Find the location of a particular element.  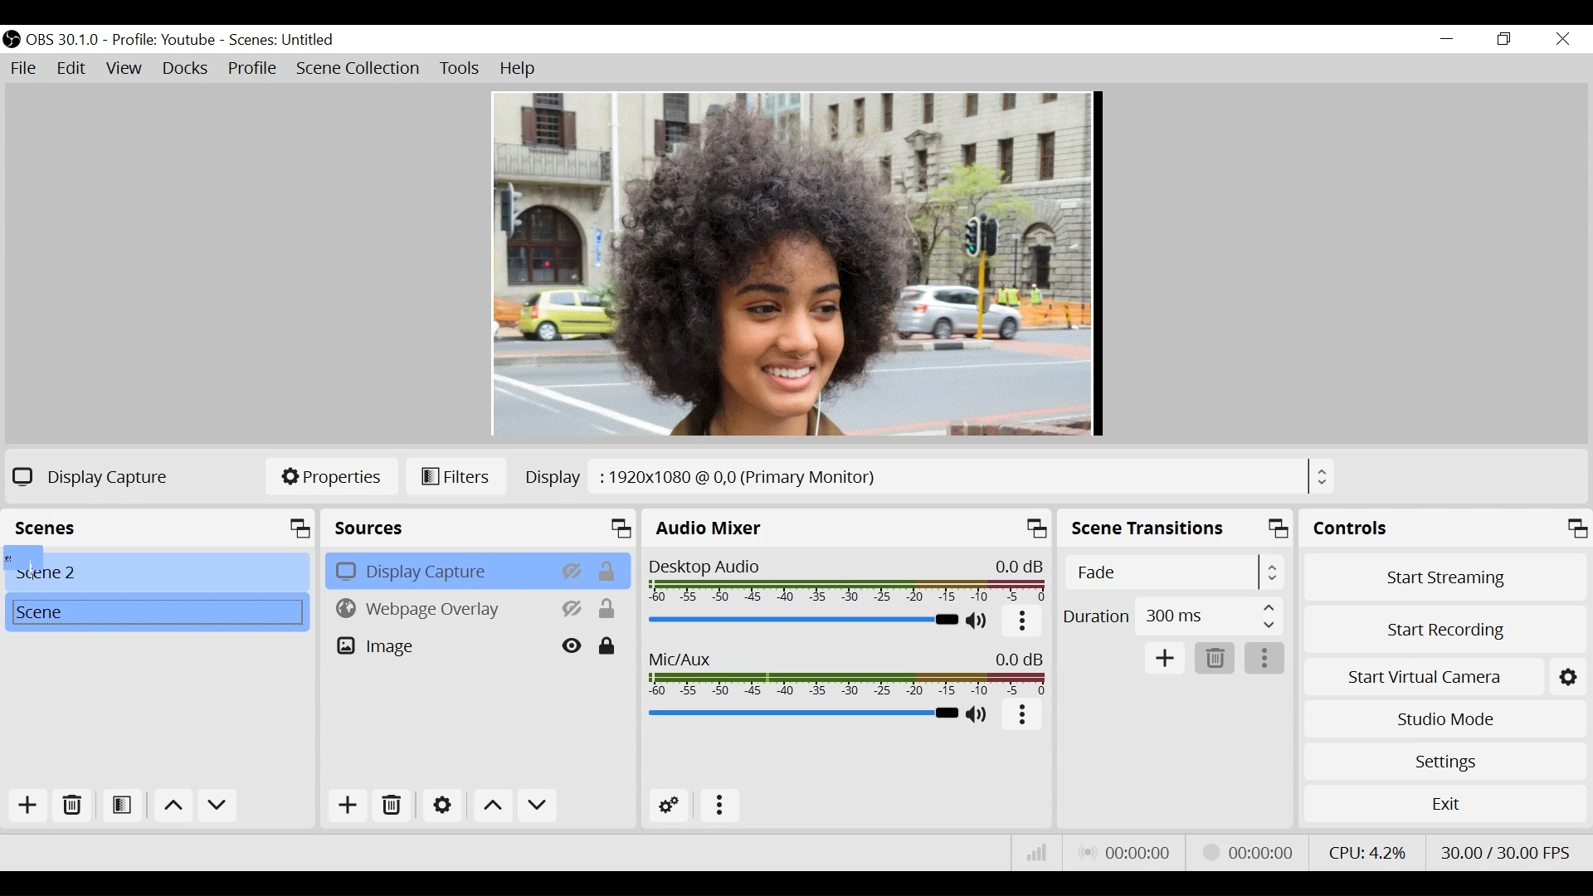

Profile is located at coordinates (166, 41).